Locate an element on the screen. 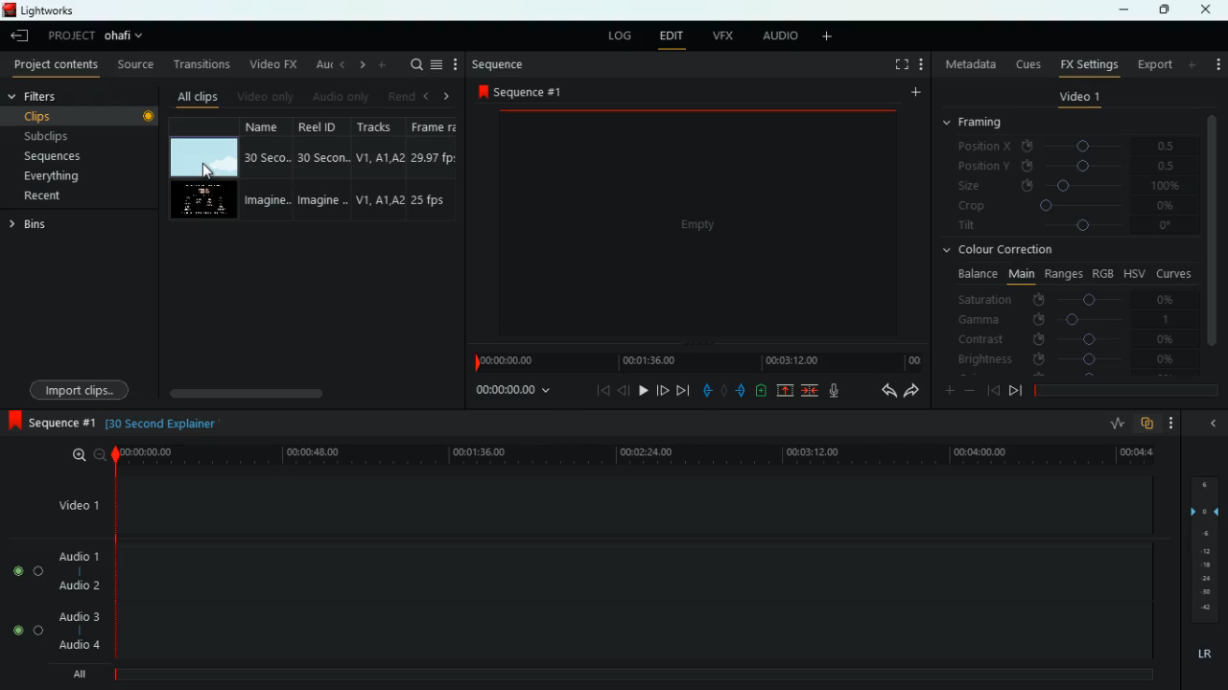  more is located at coordinates (456, 63).